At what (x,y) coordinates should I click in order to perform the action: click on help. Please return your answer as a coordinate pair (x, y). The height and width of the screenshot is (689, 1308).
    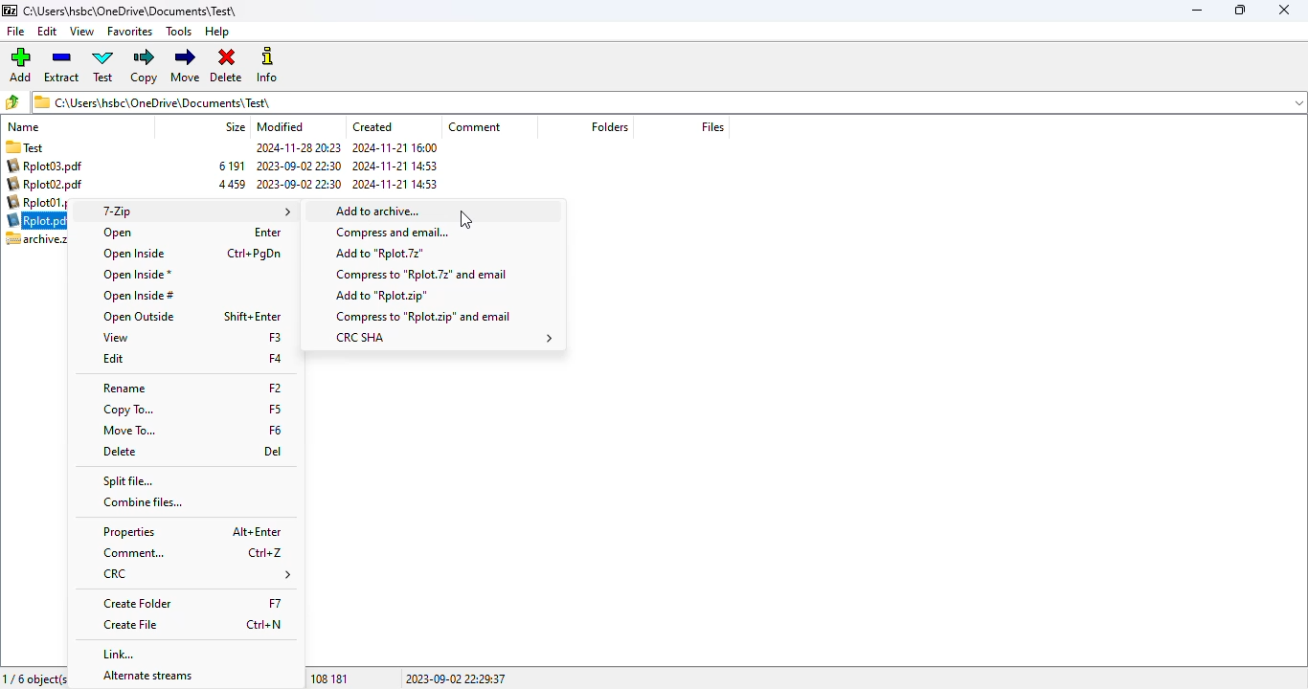
    Looking at the image, I should click on (217, 32).